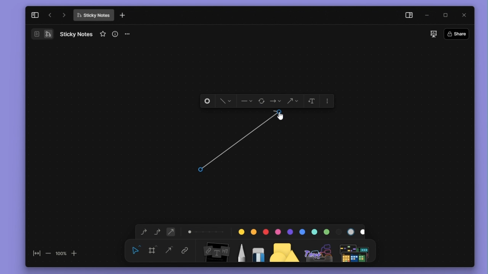 The height and width of the screenshot is (274, 488). Describe the element at coordinates (136, 250) in the screenshot. I see `select` at that location.